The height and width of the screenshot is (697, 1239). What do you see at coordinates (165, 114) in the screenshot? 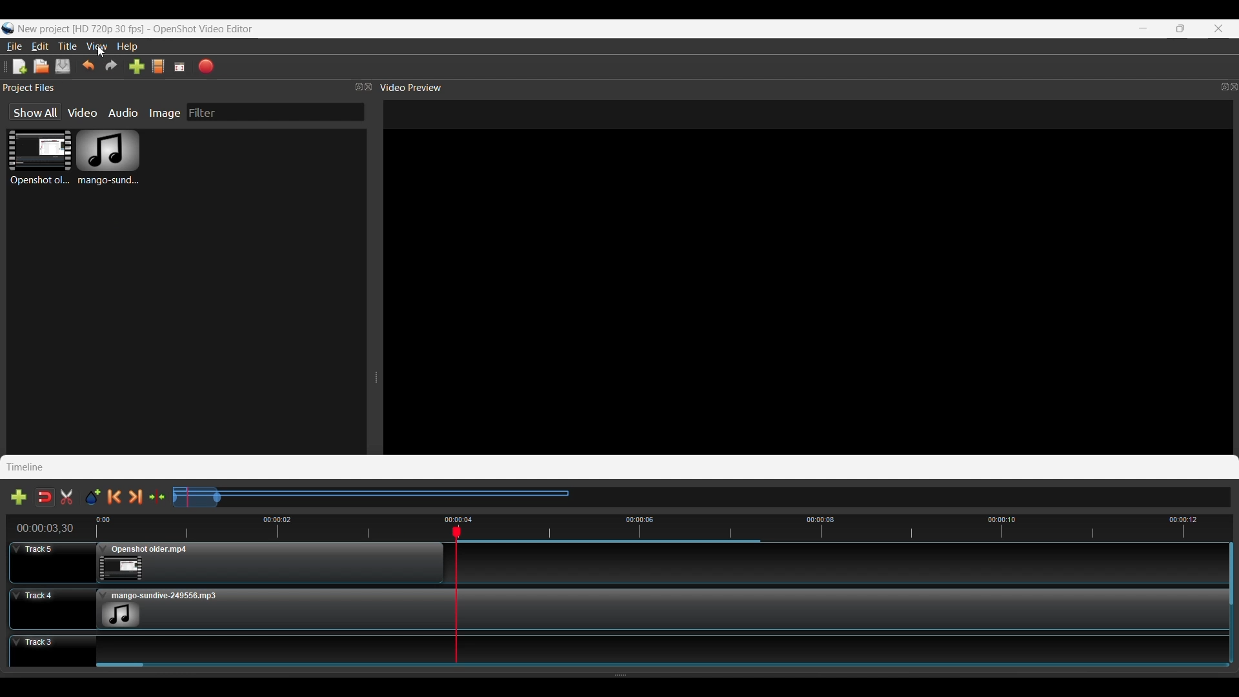
I see `Image` at bounding box center [165, 114].